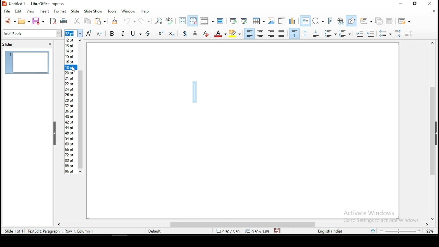  What do you see at coordinates (183, 21) in the screenshot?
I see `display grid` at bounding box center [183, 21].